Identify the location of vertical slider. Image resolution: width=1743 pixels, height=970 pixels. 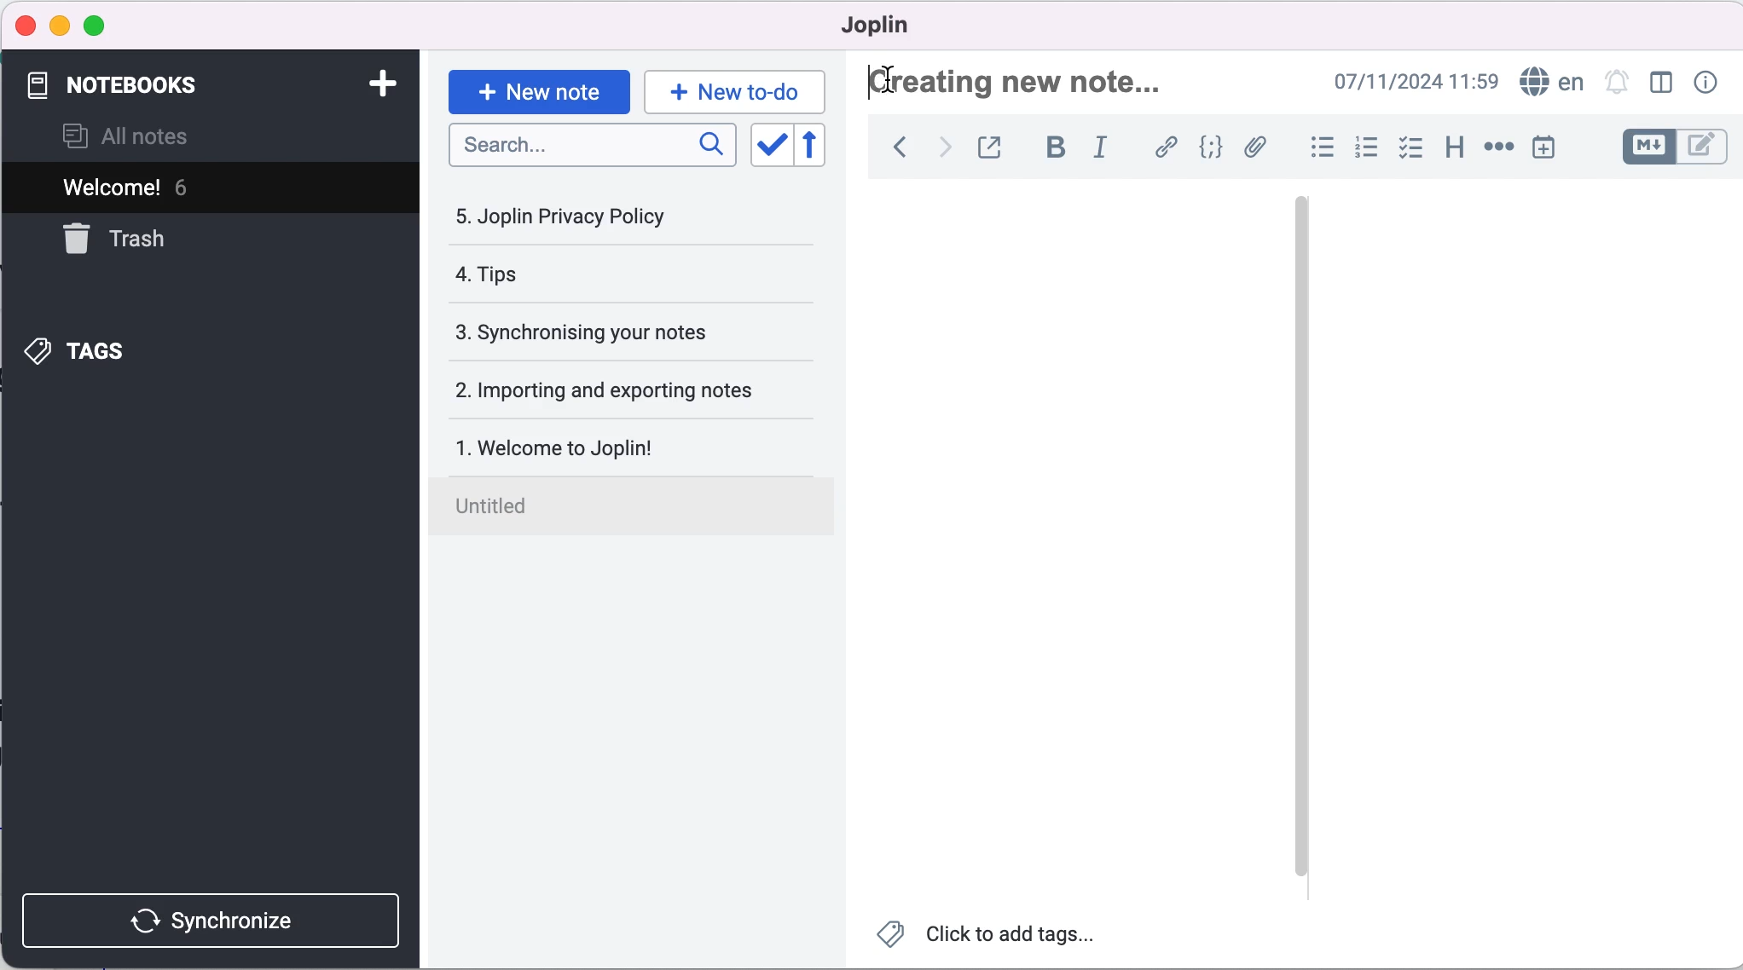
(1300, 254).